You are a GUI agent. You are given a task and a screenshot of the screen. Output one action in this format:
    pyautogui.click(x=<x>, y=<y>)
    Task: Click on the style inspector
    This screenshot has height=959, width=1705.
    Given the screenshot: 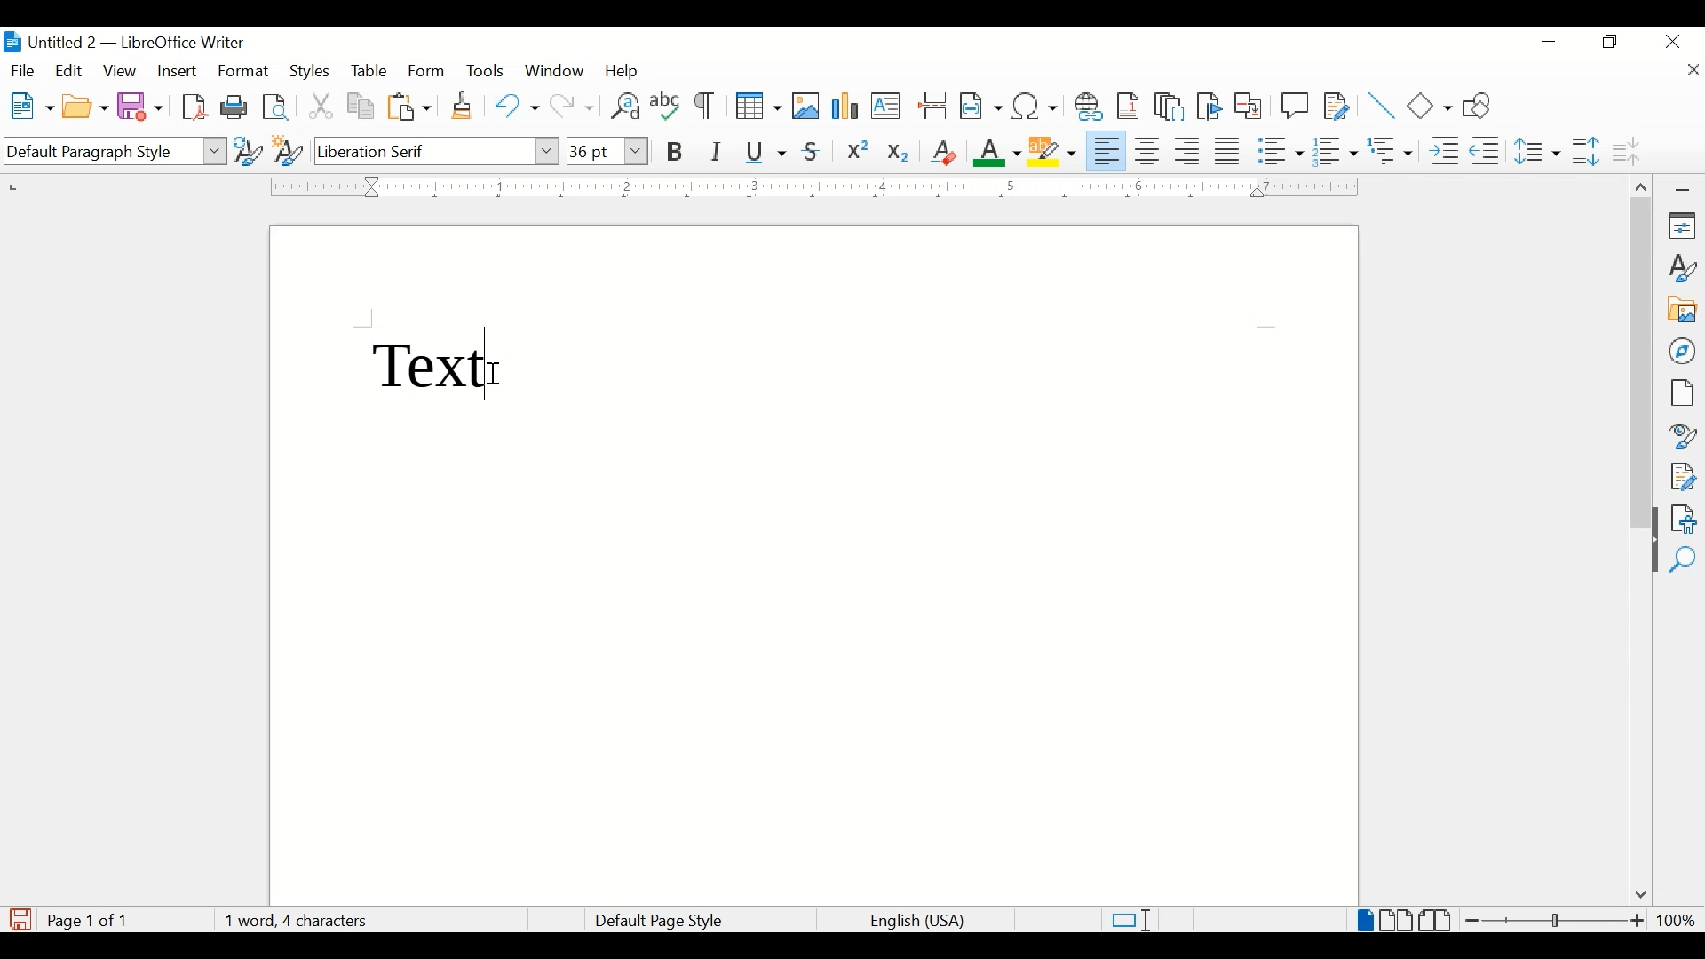 What is the action you would take?
    pyautogui.click(x=1684, y=433)
    